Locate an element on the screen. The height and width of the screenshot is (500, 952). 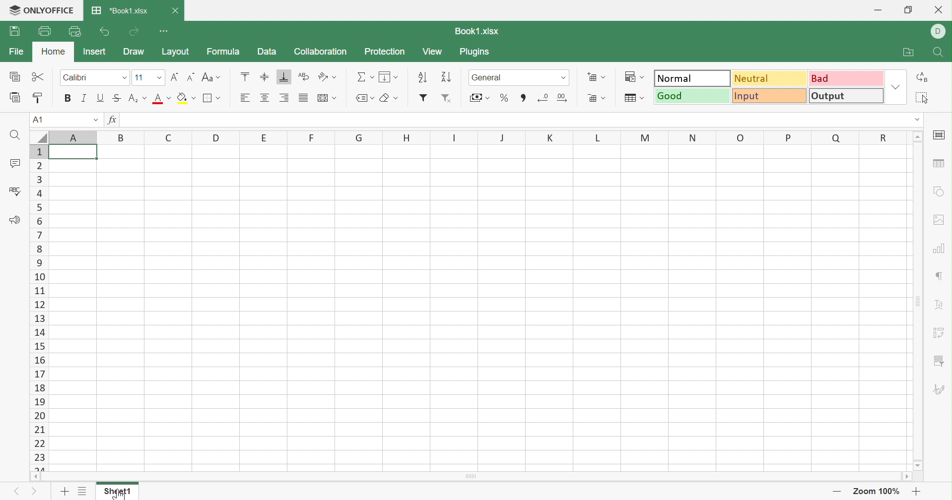
Orientation is located at coordinates (326, 77).